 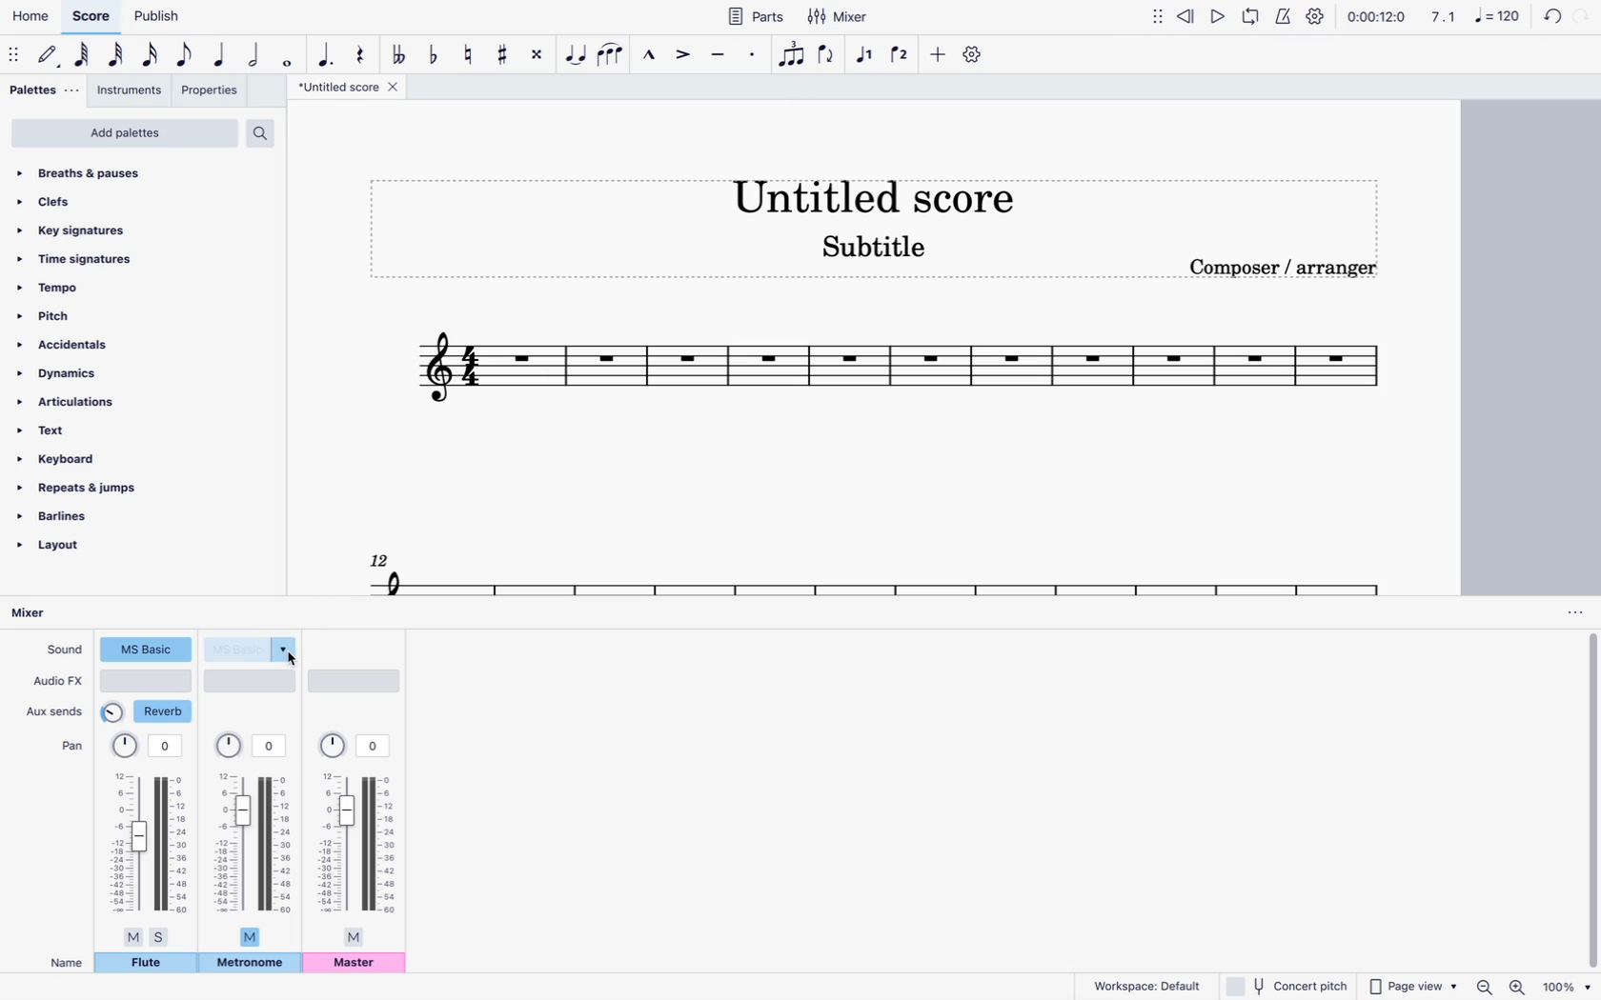 I want to click on home, so click(x=30, y=20).